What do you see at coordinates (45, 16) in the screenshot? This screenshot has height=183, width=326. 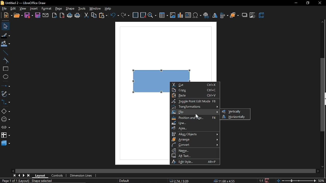 I see `attach` at bounding box center [45, 16].